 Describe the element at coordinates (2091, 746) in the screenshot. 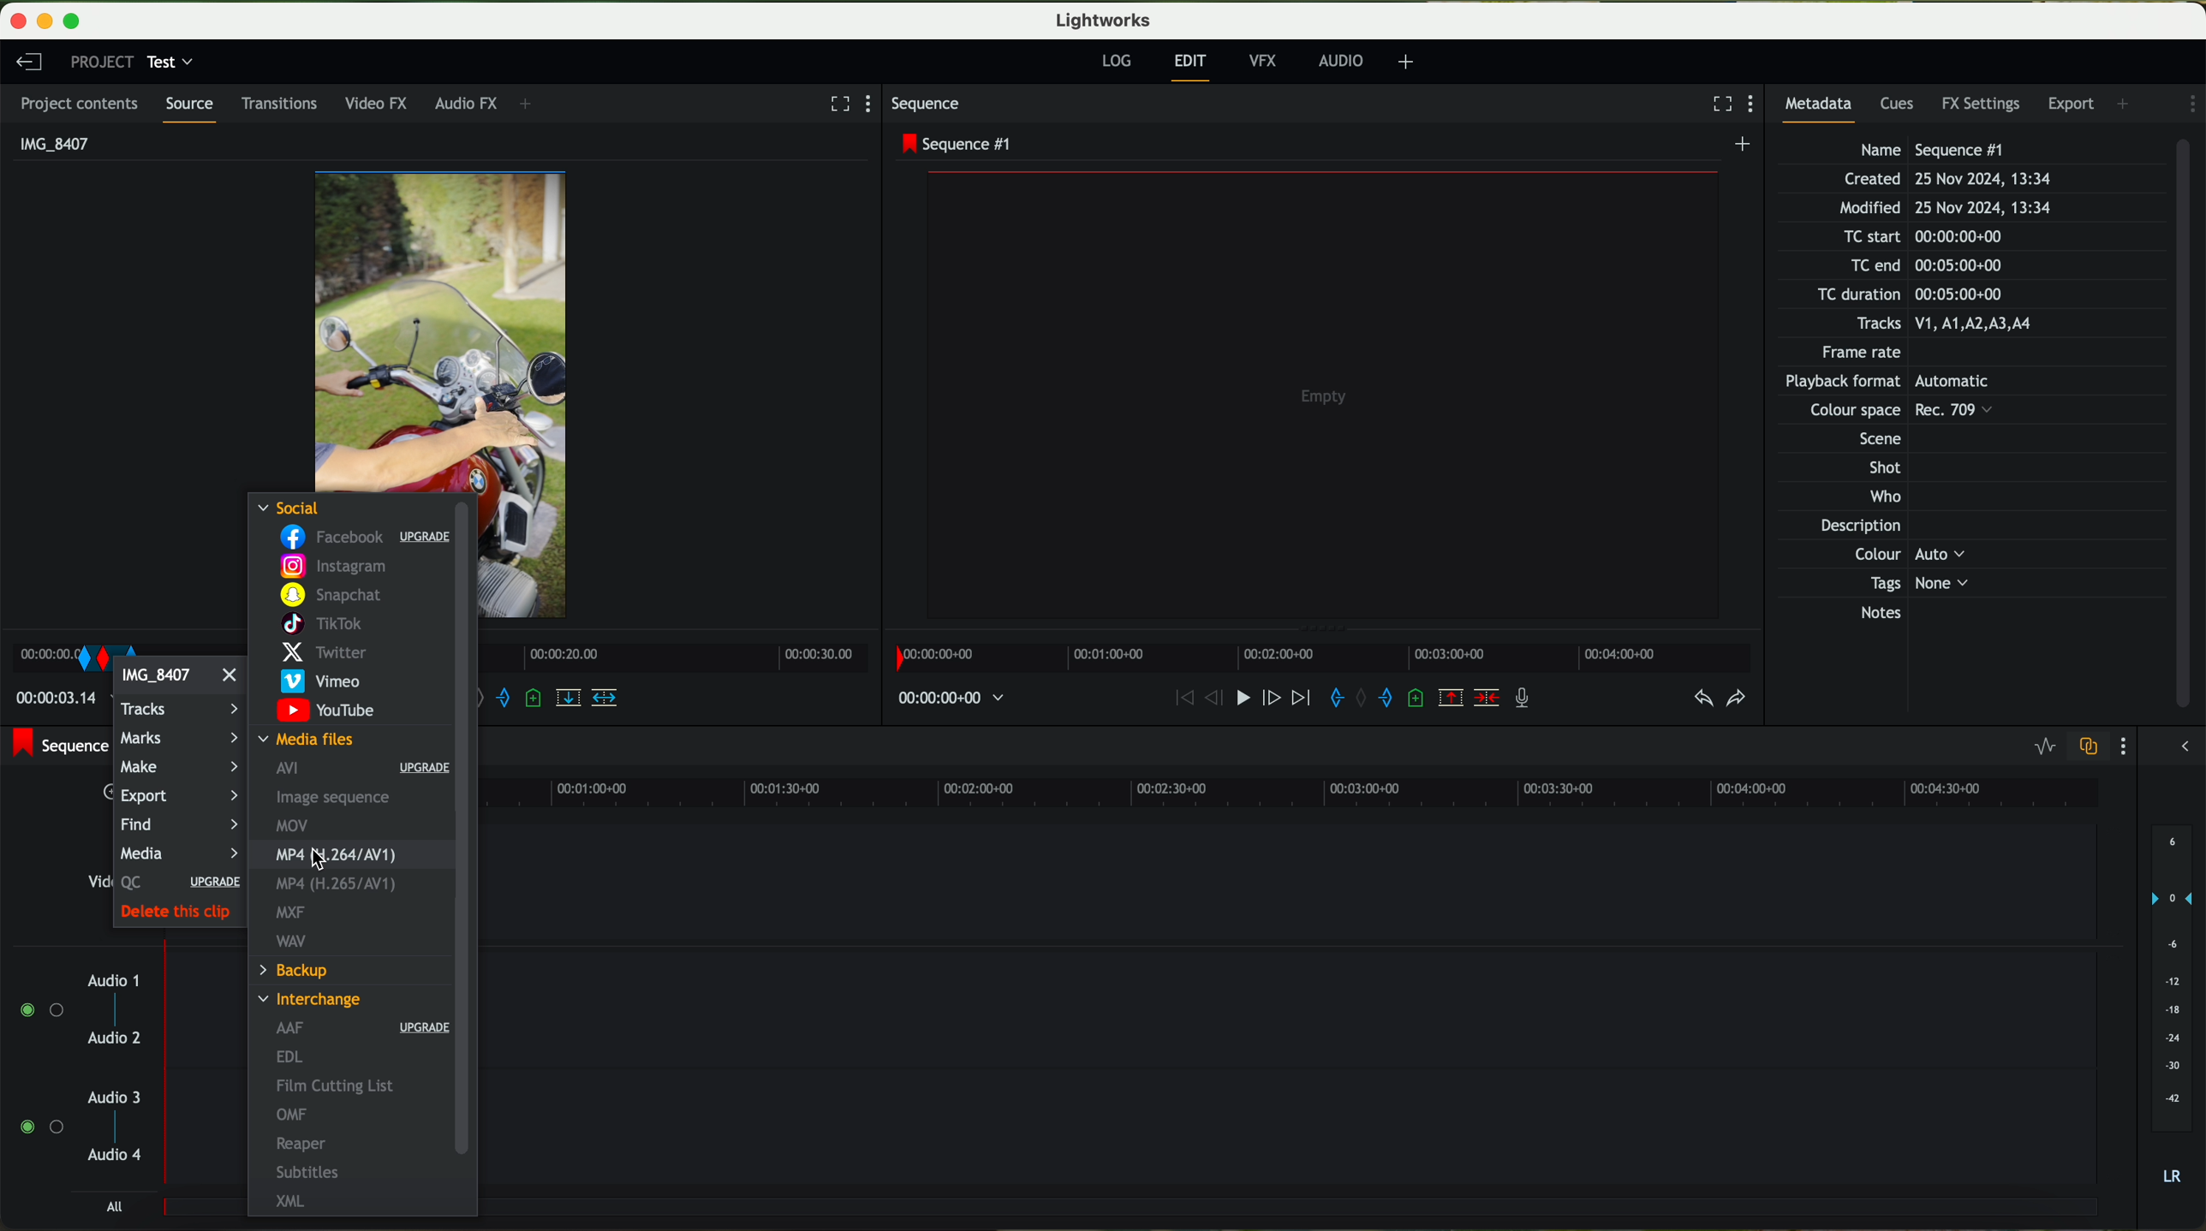

I see `toggle audio track sync` at that location.